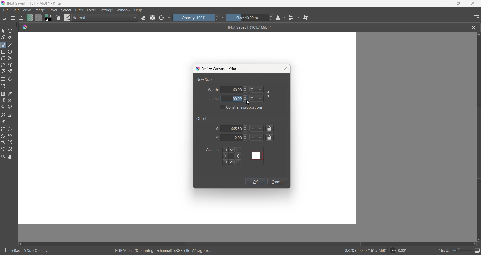  Describe the element at coordinates (248, 102) in the screenshot. I see `cursor` at that location.